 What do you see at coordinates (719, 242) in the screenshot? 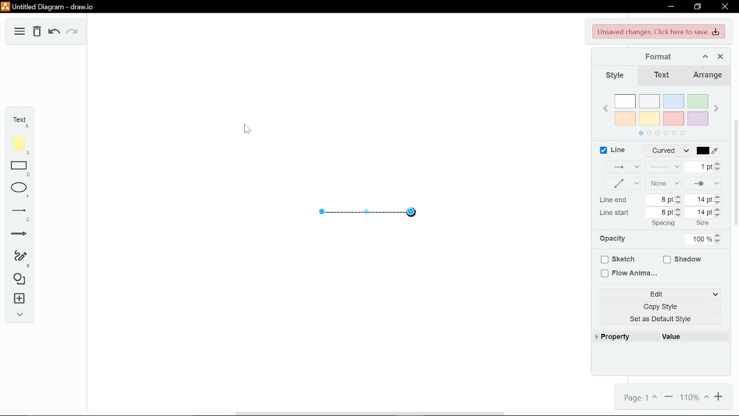
I see `Decrease opacity` at bounding box center [719, 242].